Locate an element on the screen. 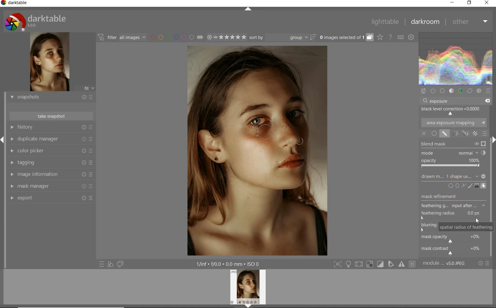 This screenshot has width=496, height=308. base is located at coordinates (442, 91).